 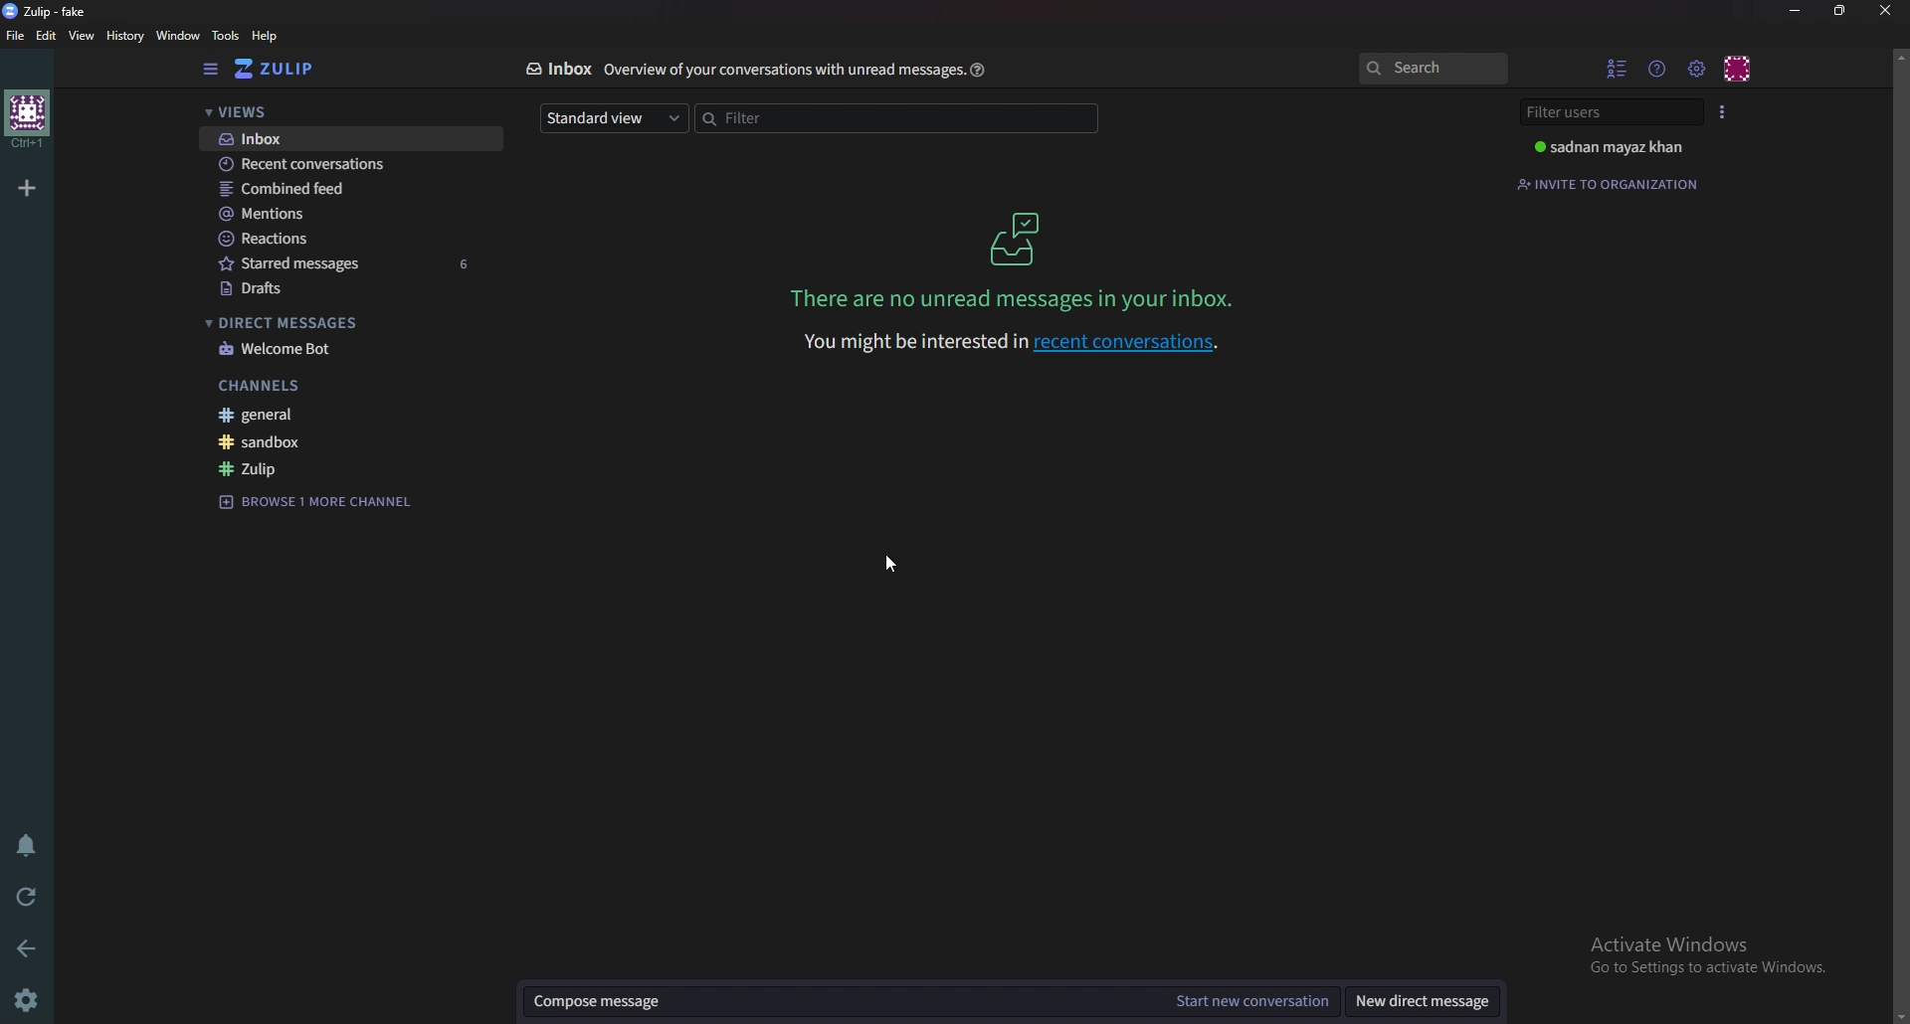 I want to click on File, so click(x=15, y=36).